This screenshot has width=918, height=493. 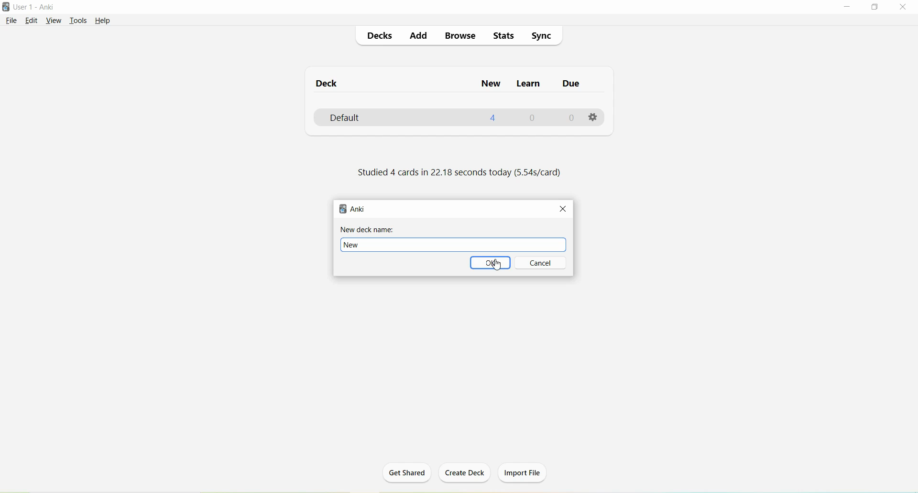 I want to click on Close, so click(x=905, y=8).